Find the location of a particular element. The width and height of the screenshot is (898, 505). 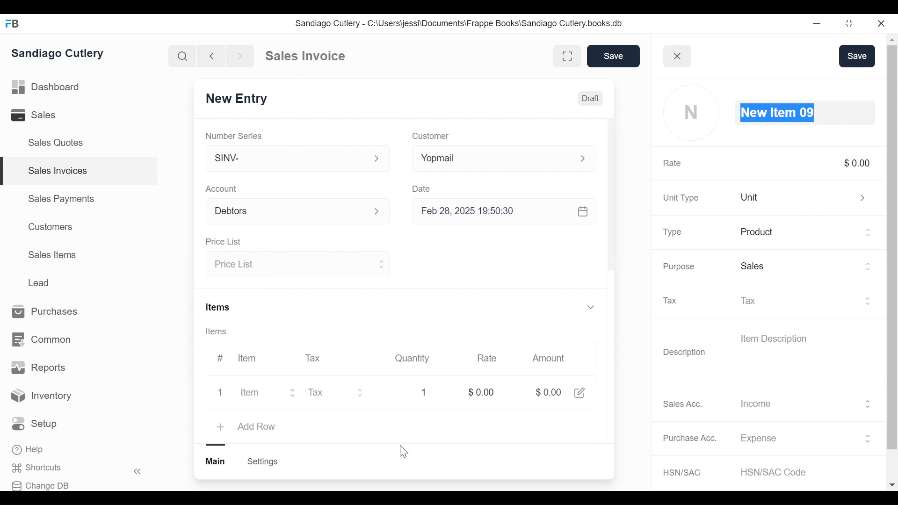

restore is located at coordinates (849, 23).